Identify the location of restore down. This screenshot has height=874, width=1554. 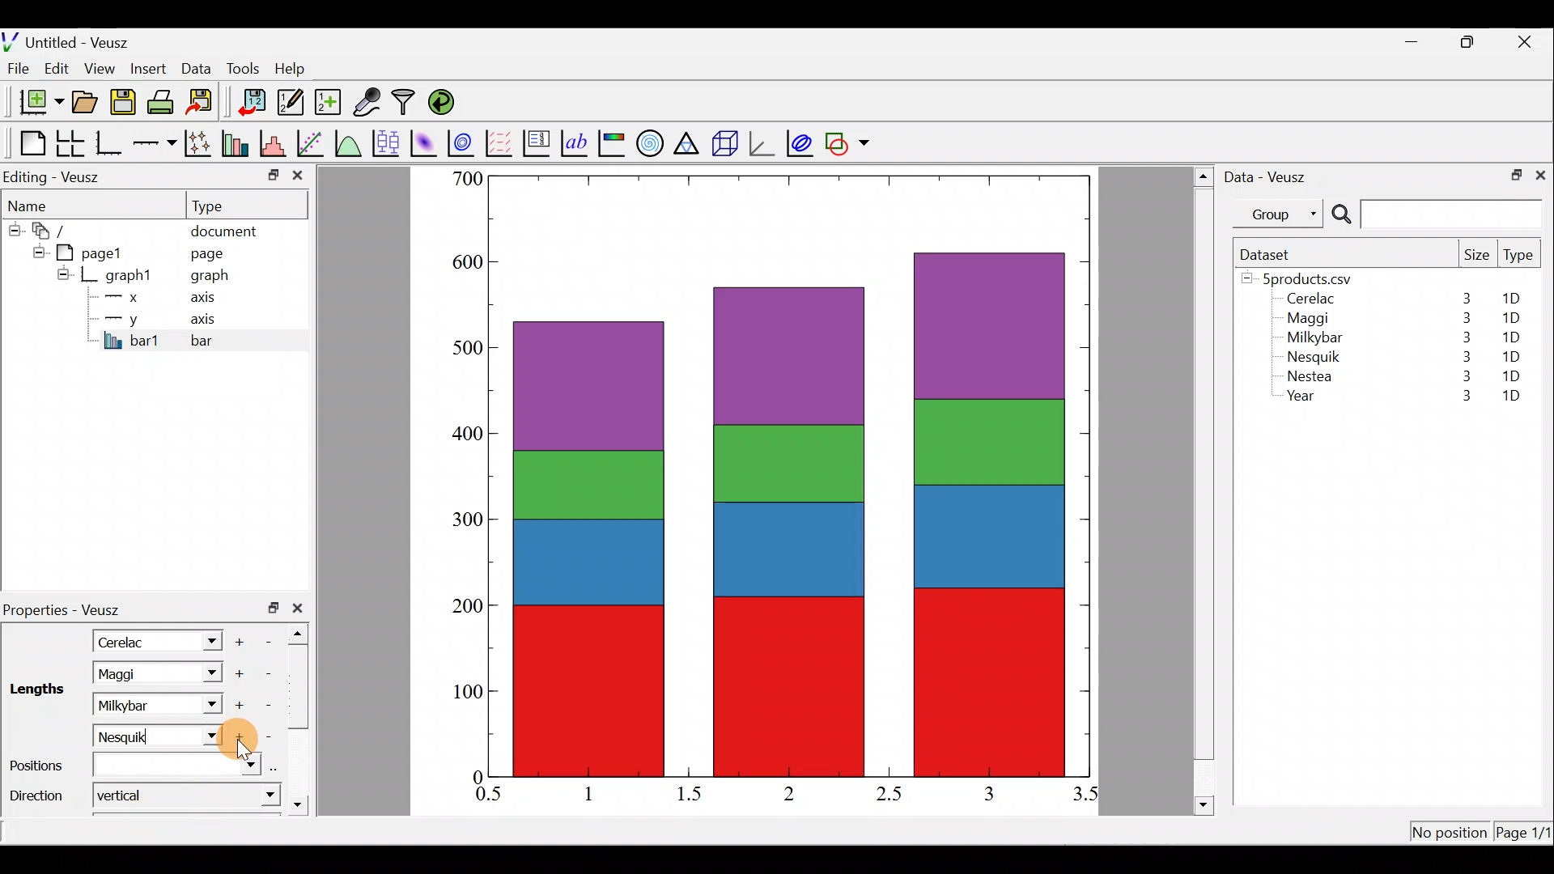
(1511, 173).